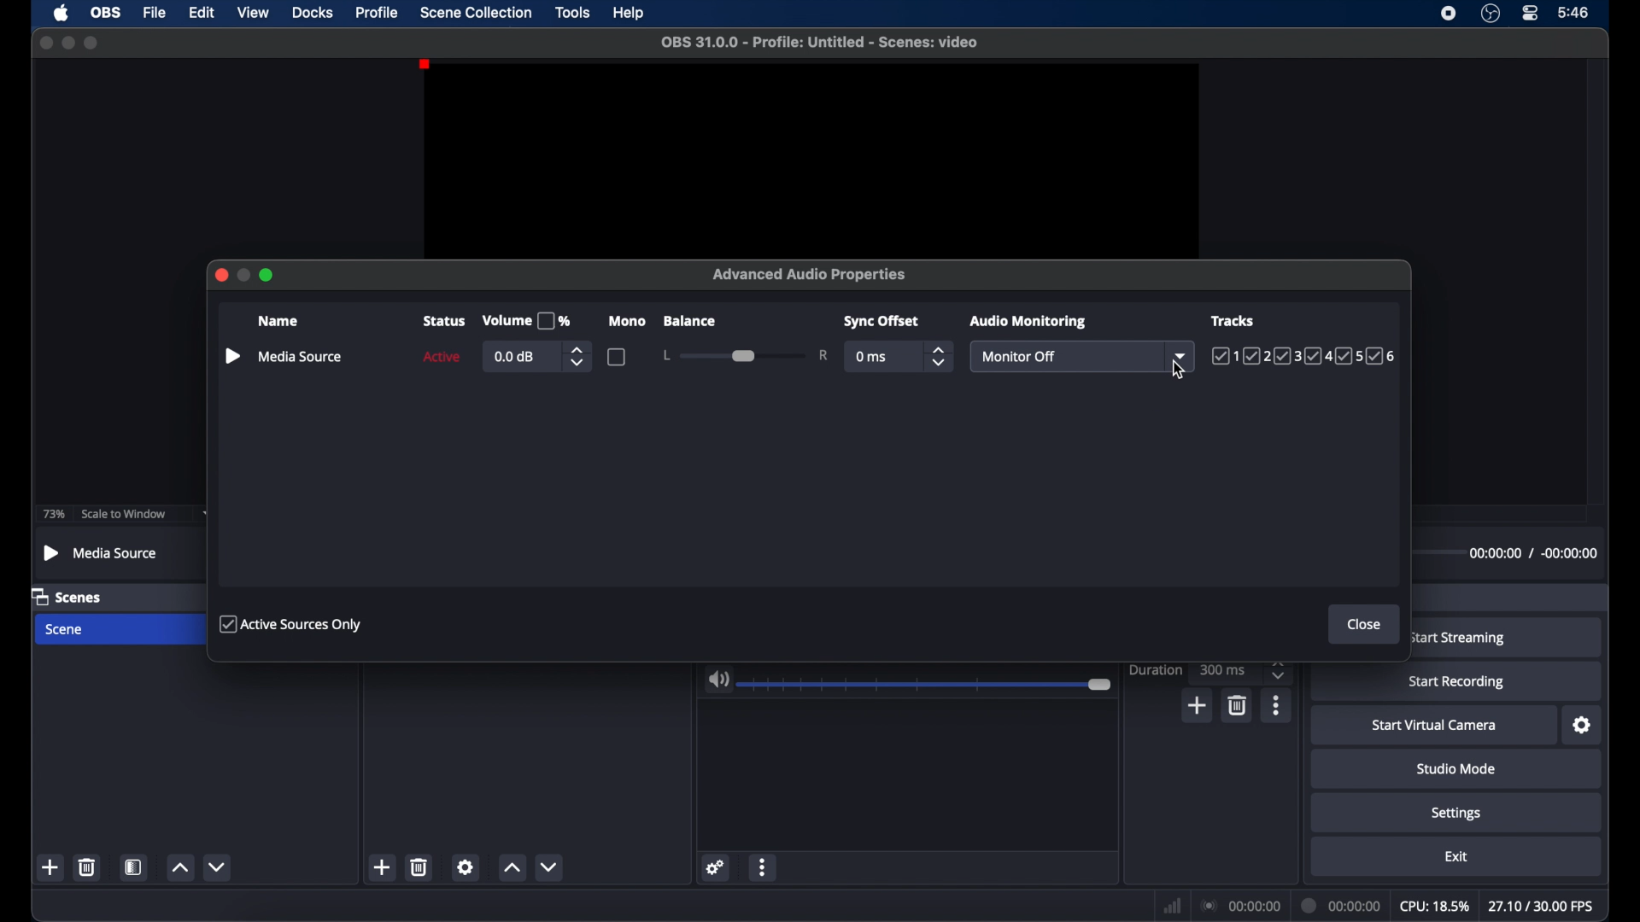  What do you see at coordinates (444, 321) in the screenshot?
I see `status` at bounding box center [444, 321].